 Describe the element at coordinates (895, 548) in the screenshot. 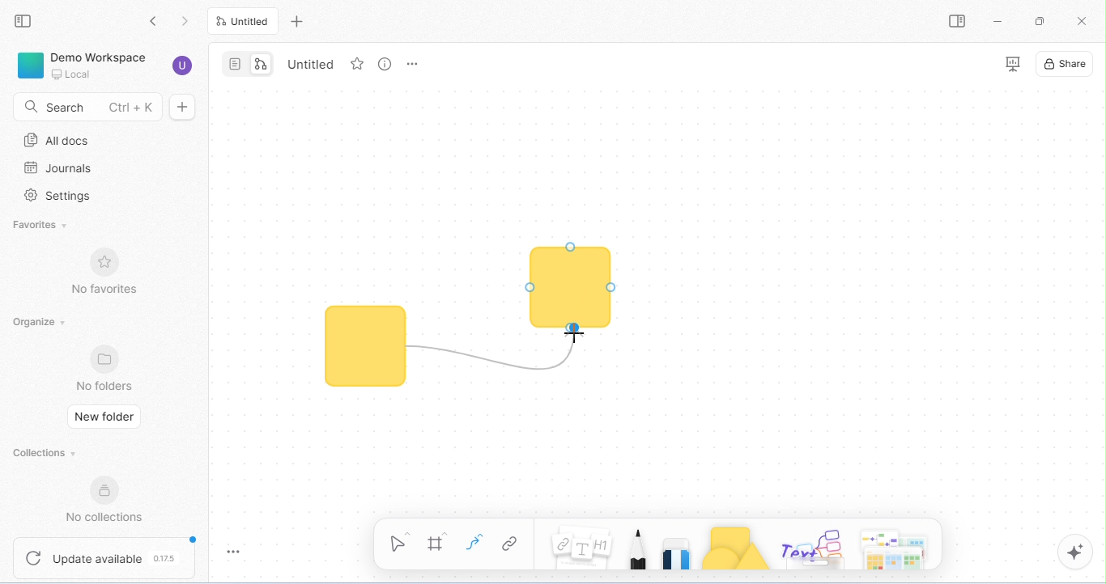

I see `arrows and more` at that location.